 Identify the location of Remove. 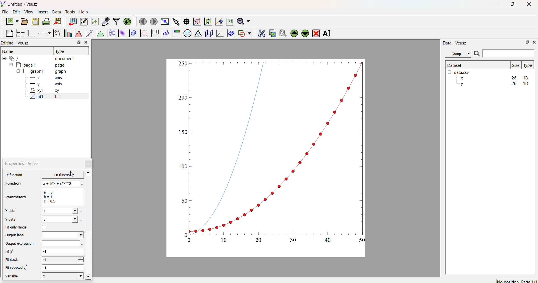
(316, 33).